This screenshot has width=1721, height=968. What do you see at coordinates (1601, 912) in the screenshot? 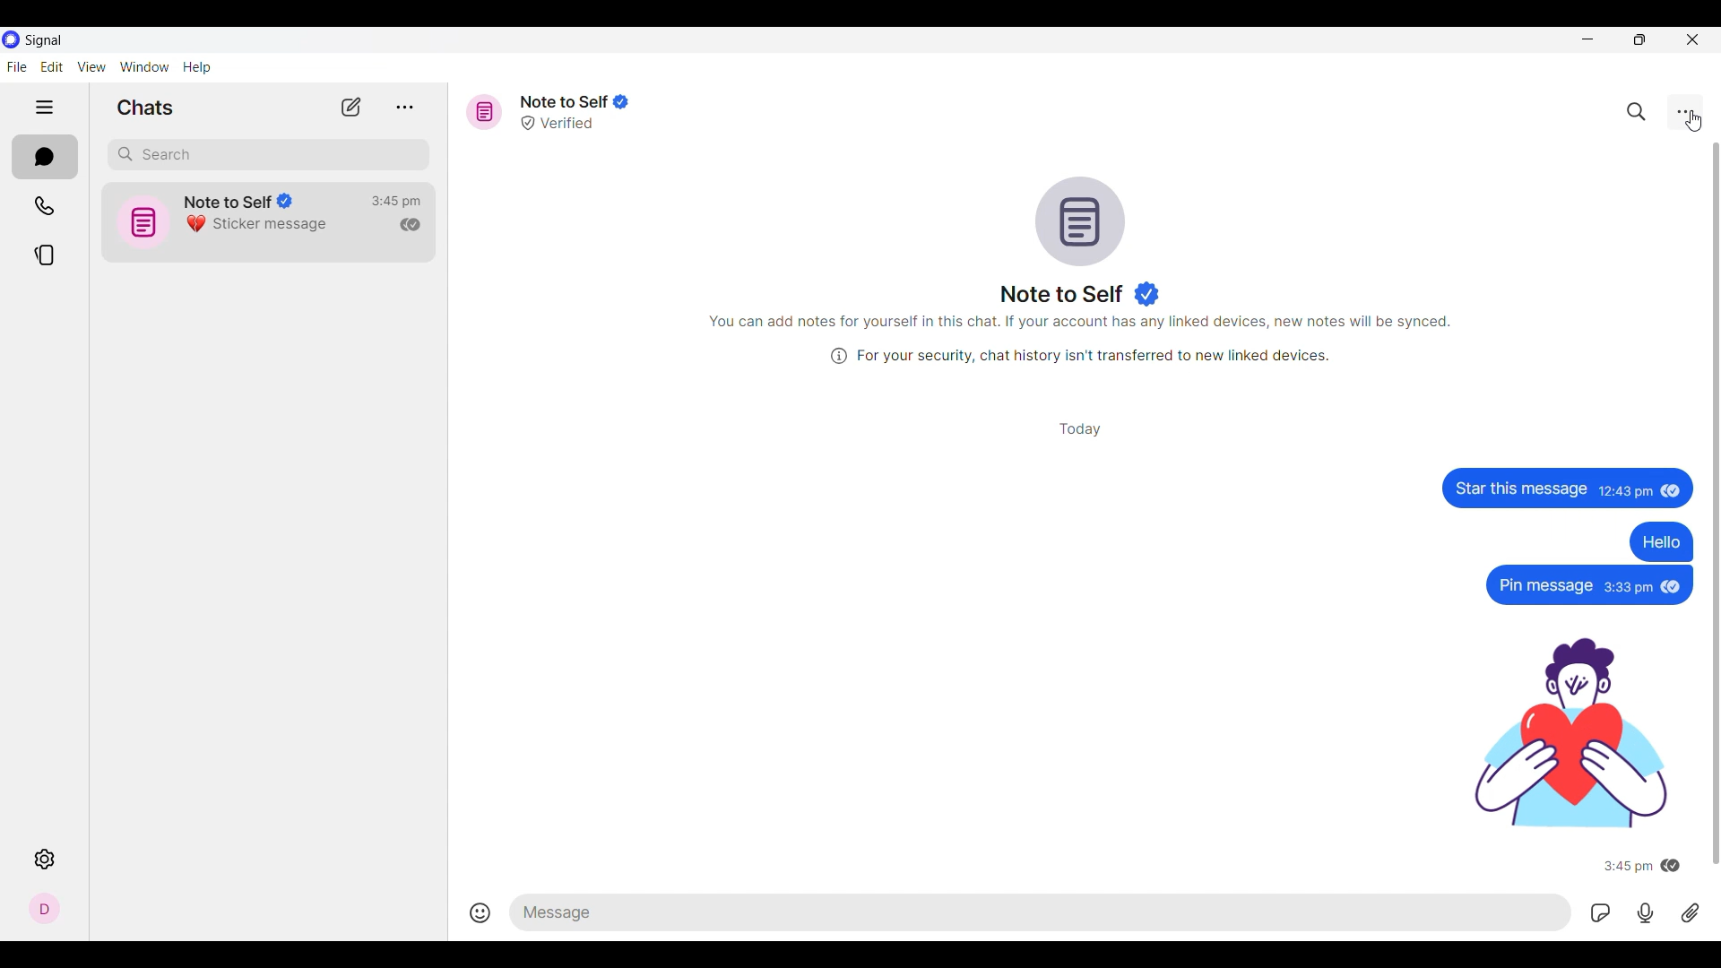
I see `GIFs` at bounding box center [1601, 912].